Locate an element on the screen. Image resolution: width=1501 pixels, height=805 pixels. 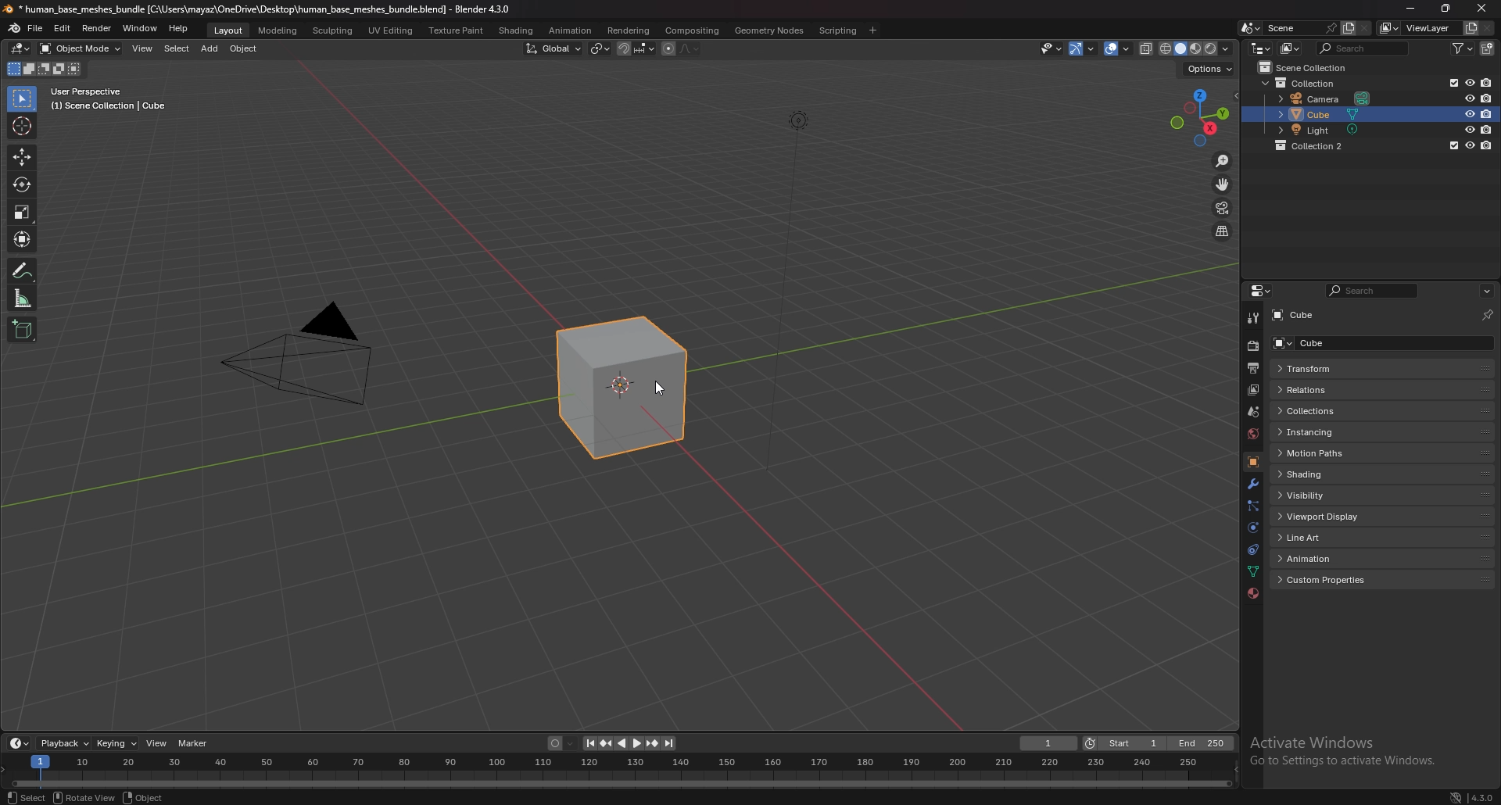
relations is located at coordinates (1332, 389).